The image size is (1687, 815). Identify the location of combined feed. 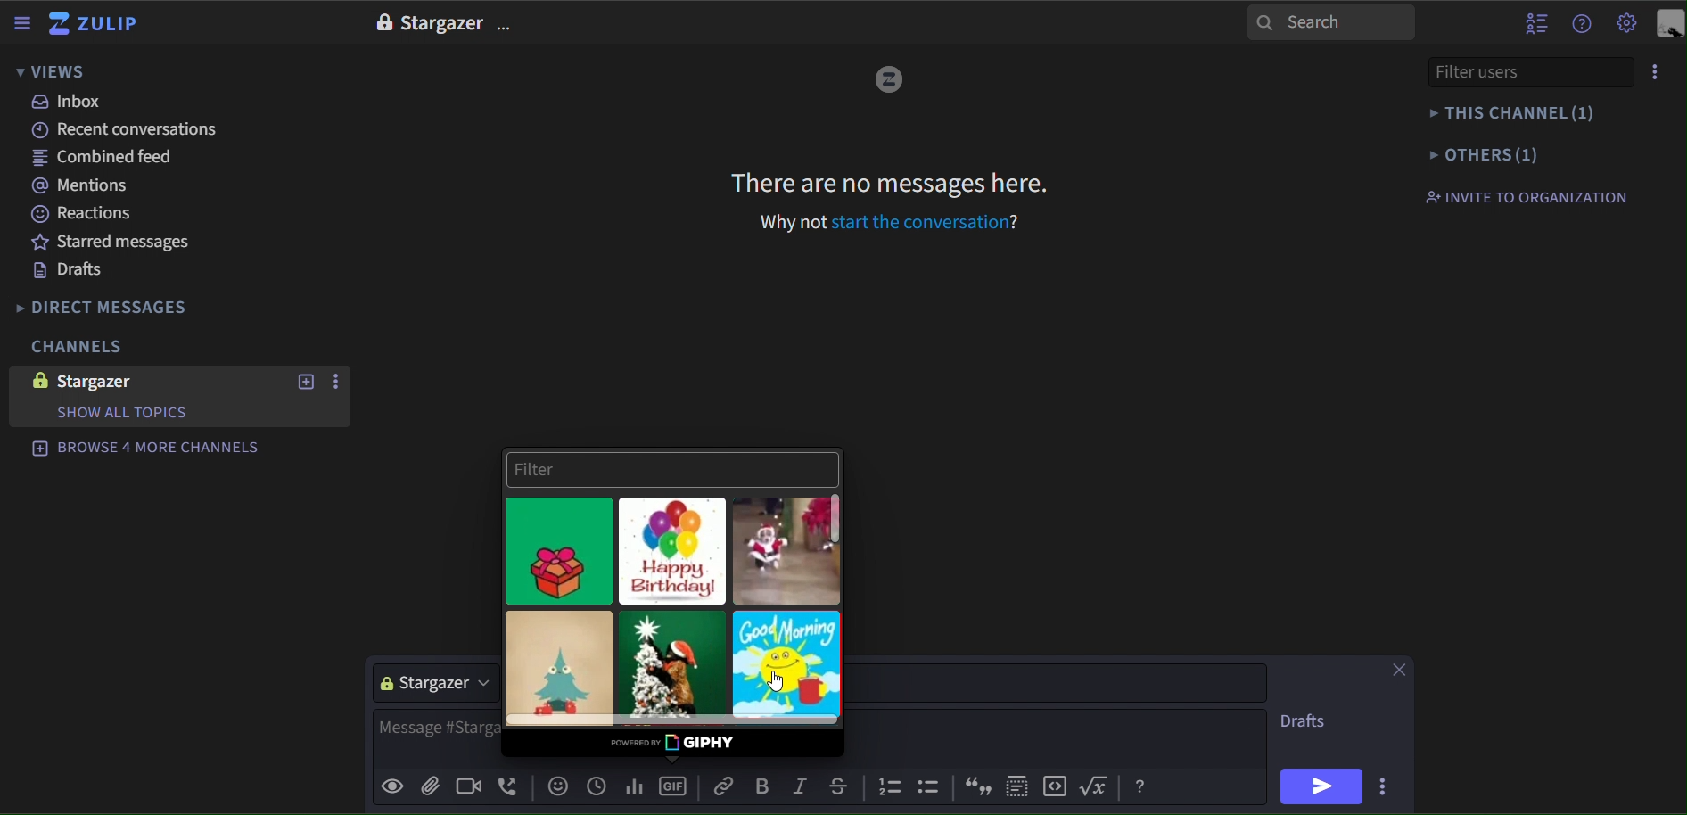
(110, 161).